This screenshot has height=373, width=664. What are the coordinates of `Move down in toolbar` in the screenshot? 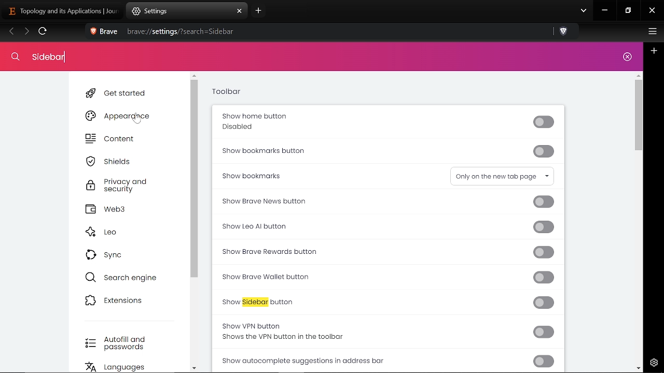 It's located at (638, 368).